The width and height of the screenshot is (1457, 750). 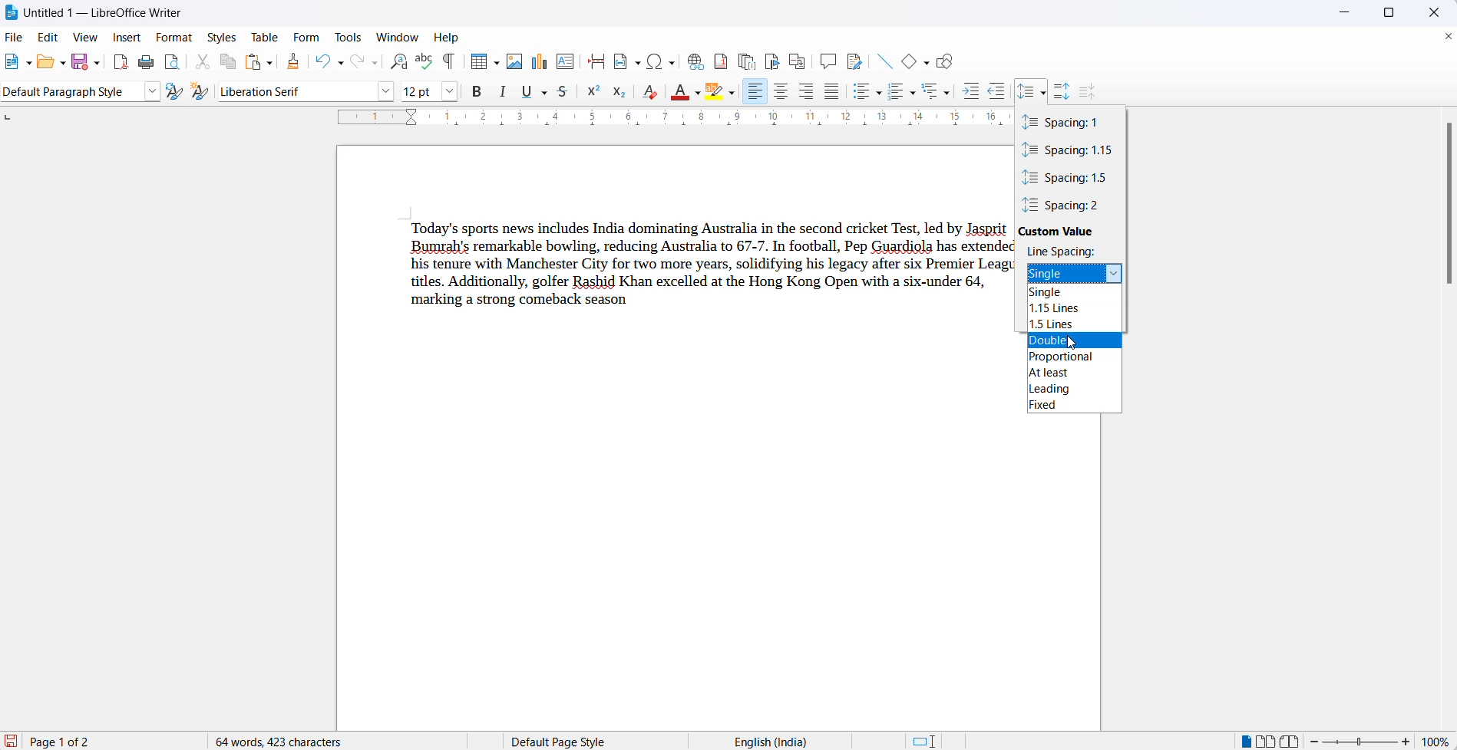 What do you see at coordinates (42, 65) in the screenshot?
I see `open file` at bounding box center [42, 65].